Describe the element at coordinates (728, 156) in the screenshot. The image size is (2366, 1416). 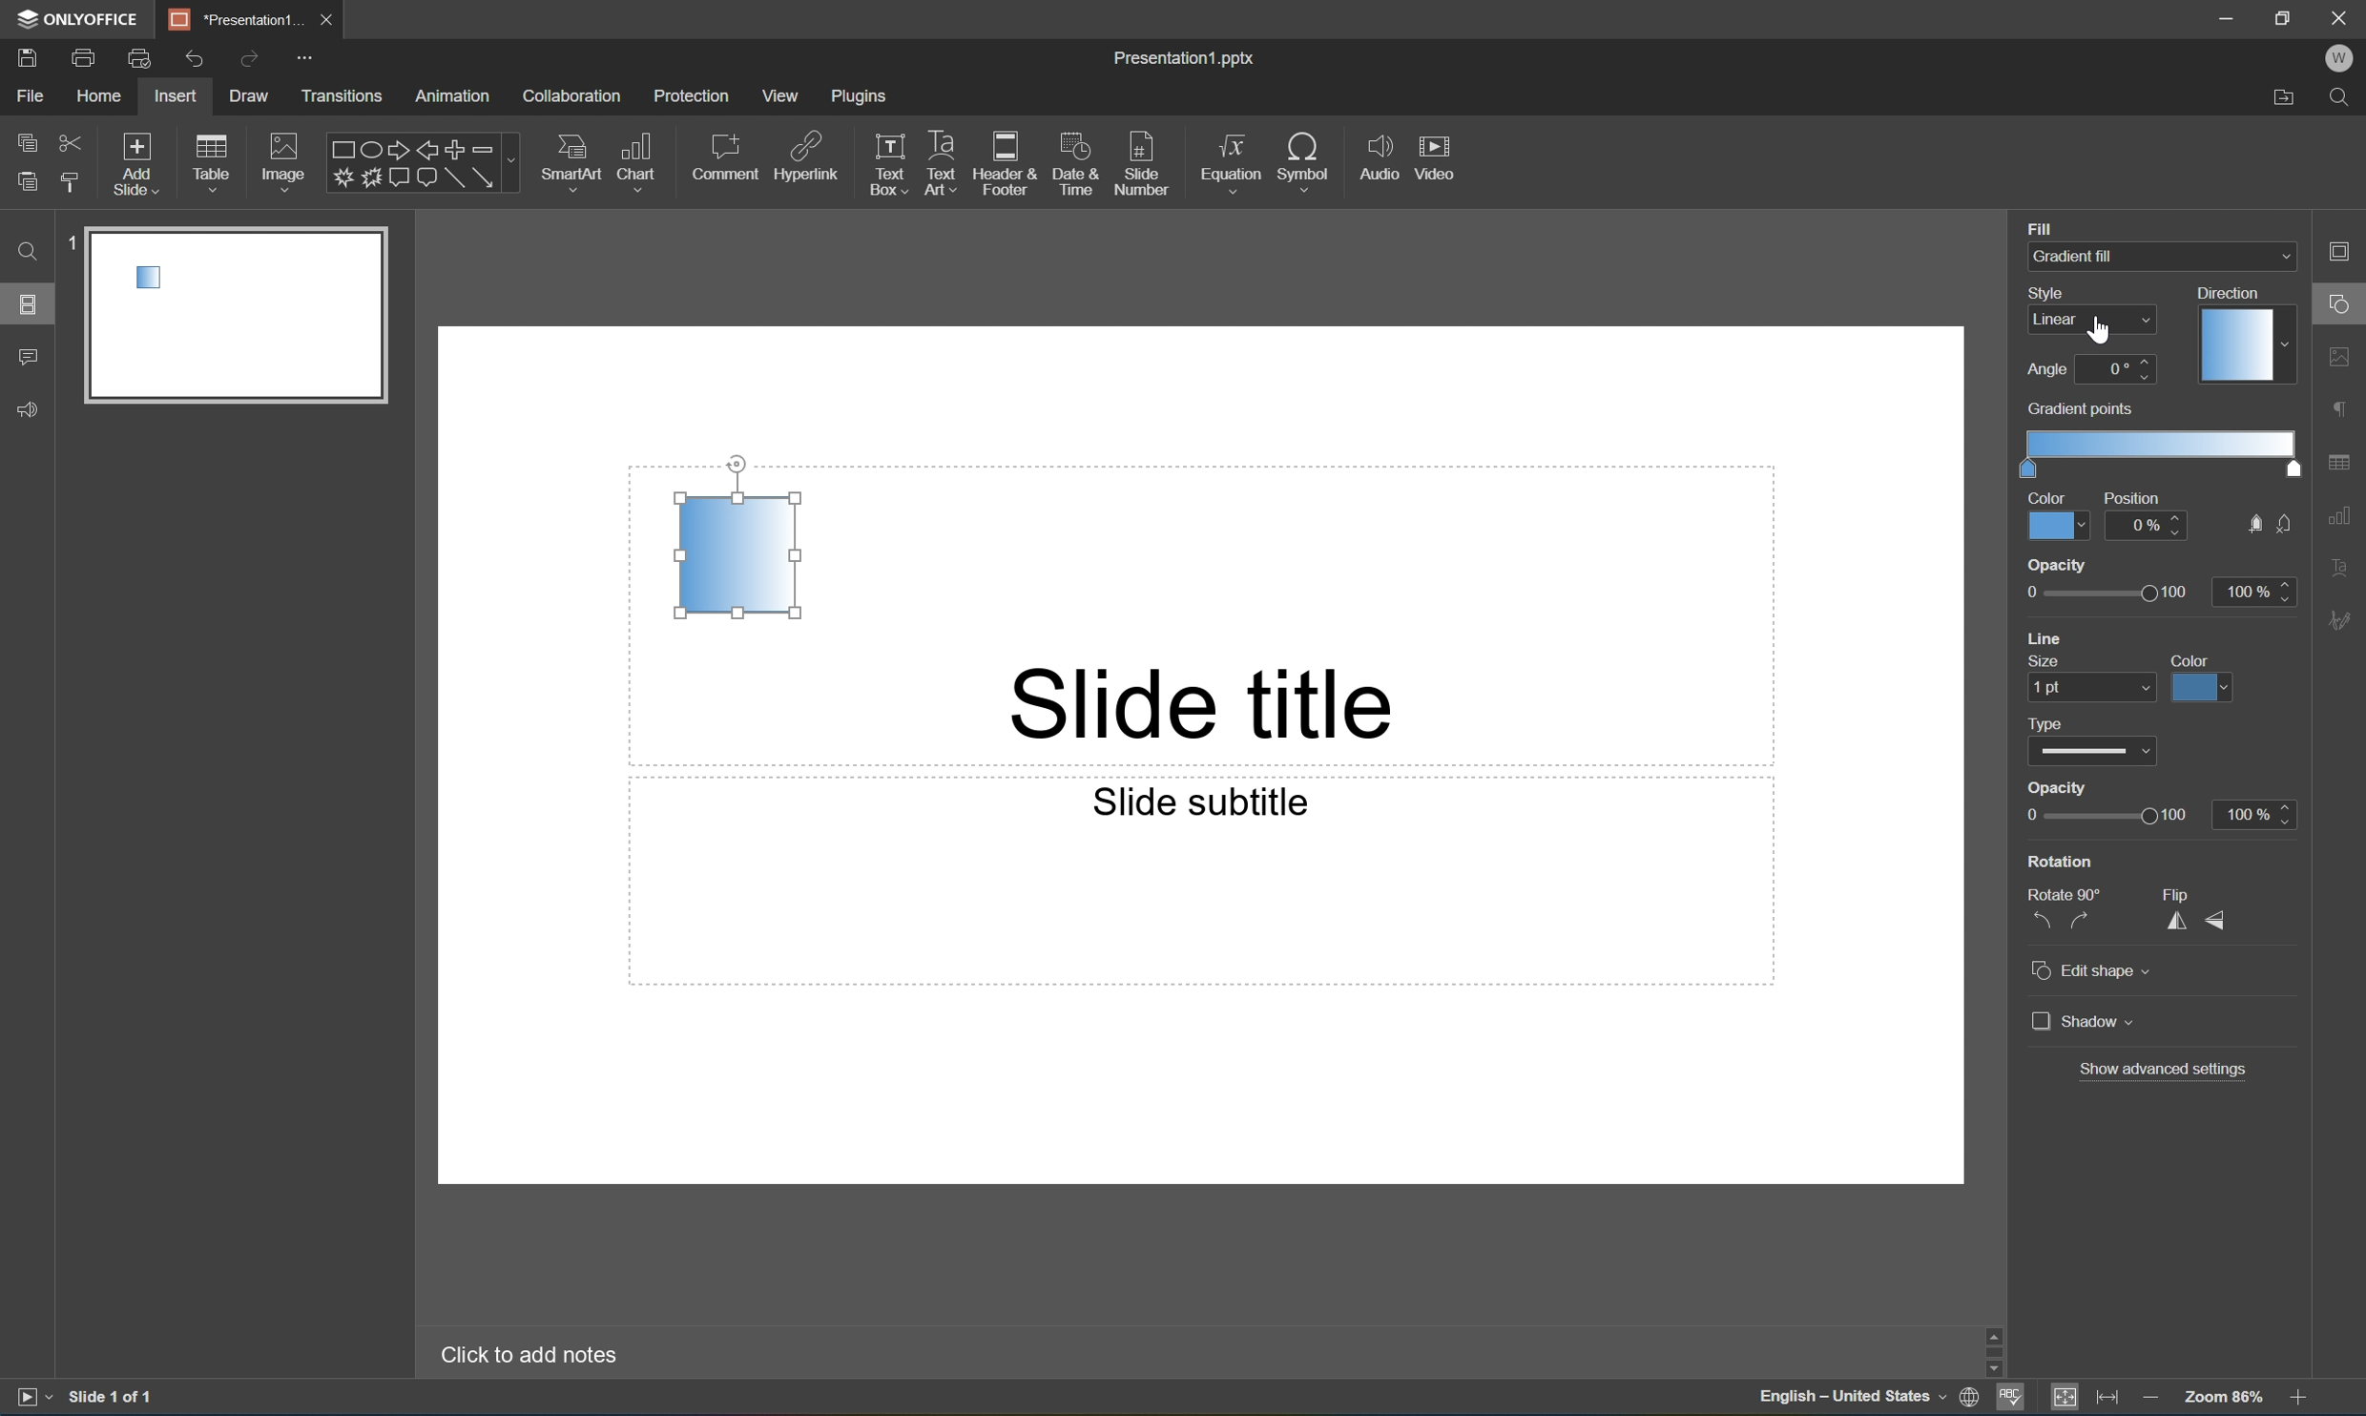
I see `Comment` at that location.